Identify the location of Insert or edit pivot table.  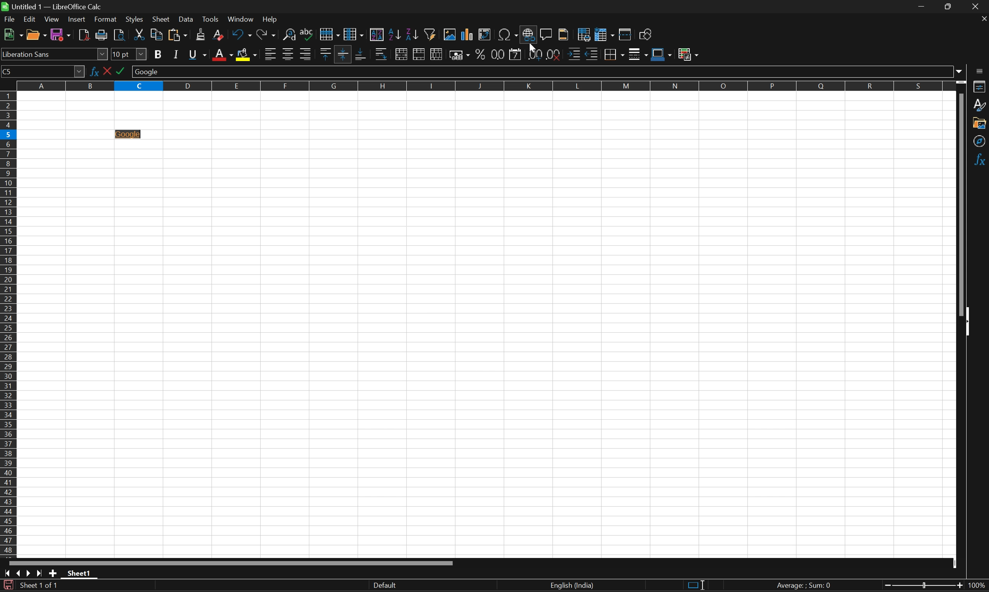
(485, 34).